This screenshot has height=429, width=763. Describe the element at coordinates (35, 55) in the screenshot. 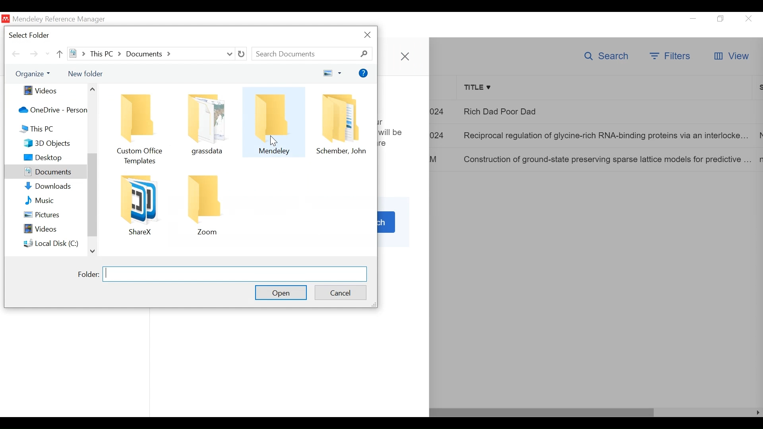

I see `Navigate Forward` at that location.